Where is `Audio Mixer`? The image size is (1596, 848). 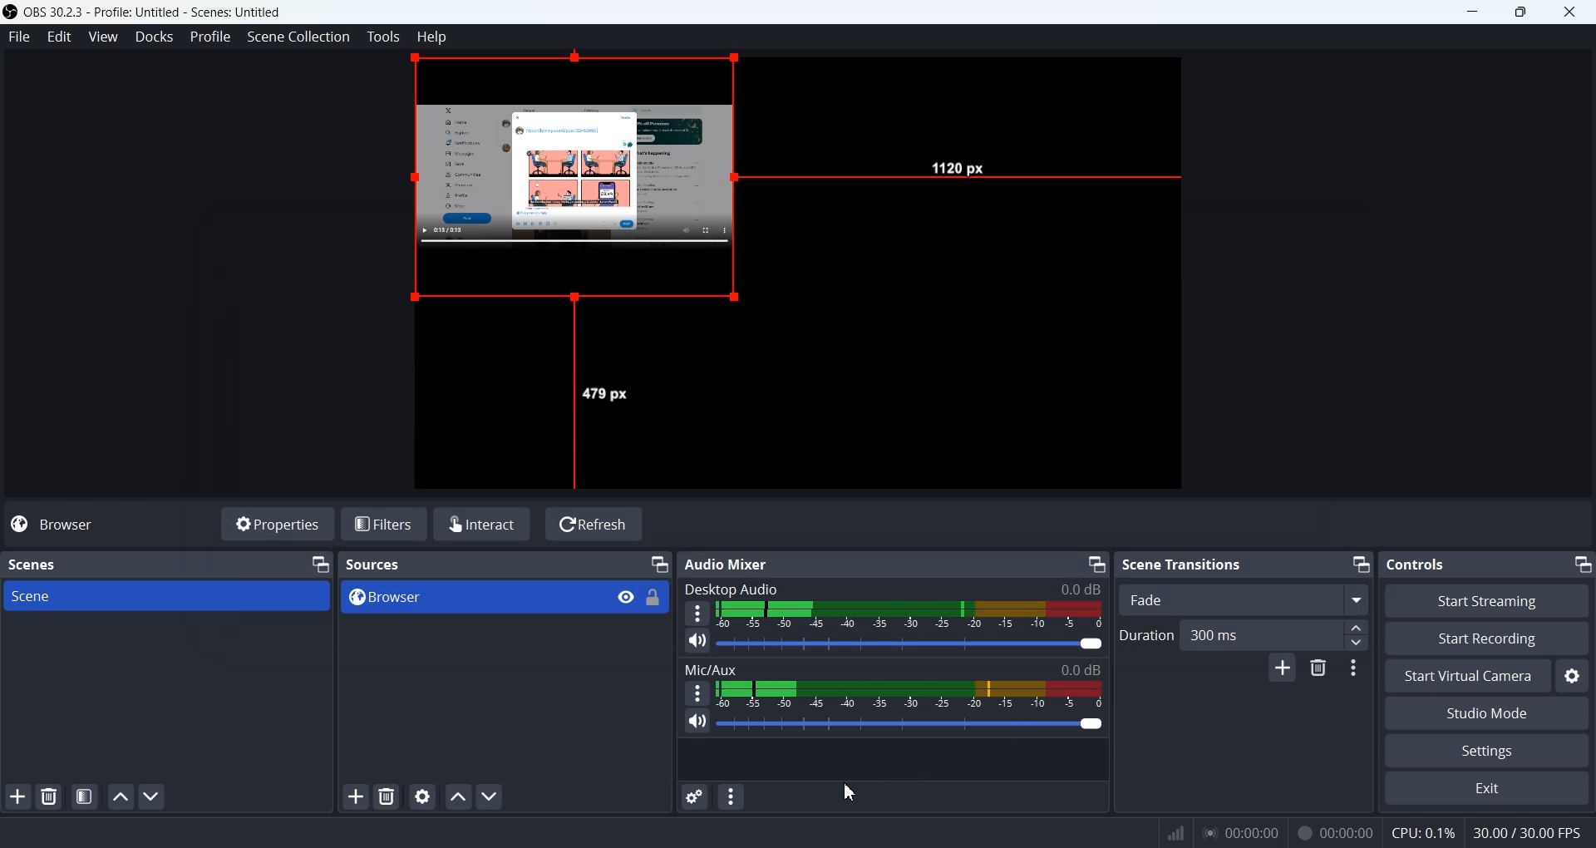
Audio Mixer is located at coordinates (733, 564).